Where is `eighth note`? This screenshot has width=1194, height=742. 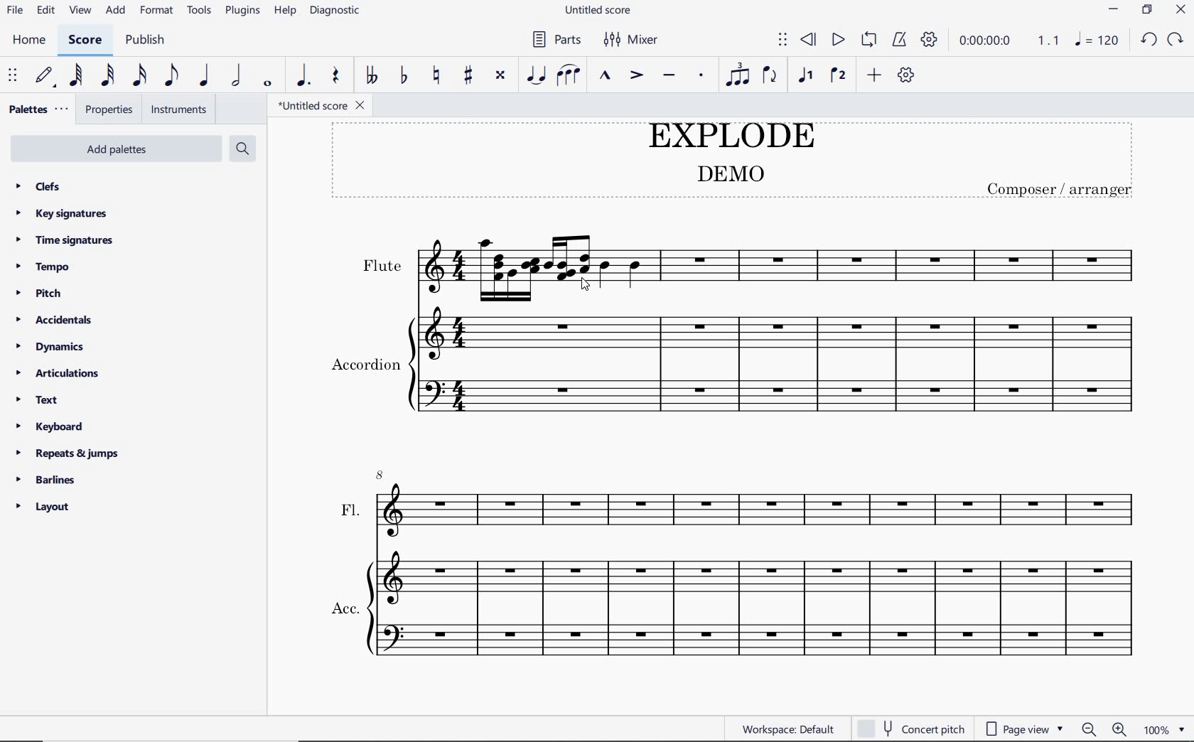 eighth note is located at coordinates (174, 77).